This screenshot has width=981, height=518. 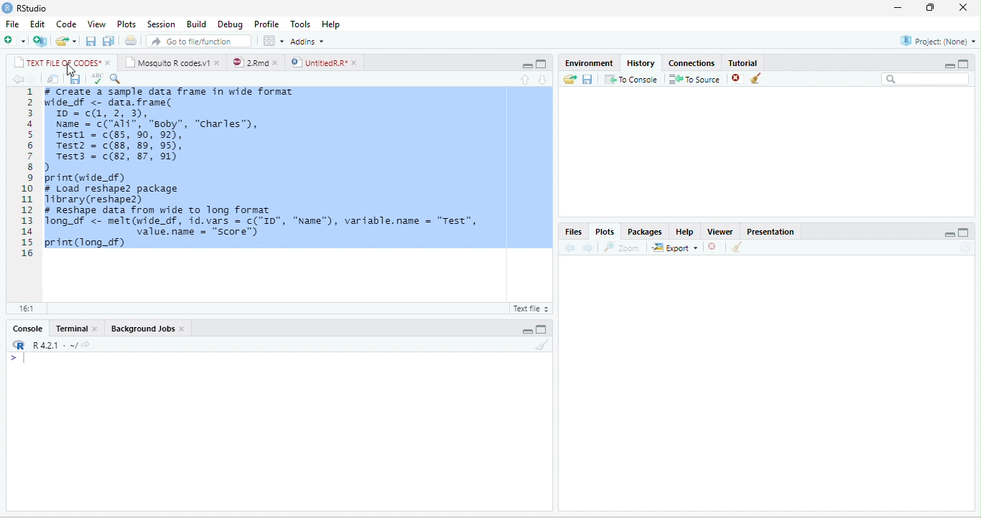 What do you see at coordinates (720, 232) in the screenshot?
I see `Viewer` at bounding box center [720, 232].